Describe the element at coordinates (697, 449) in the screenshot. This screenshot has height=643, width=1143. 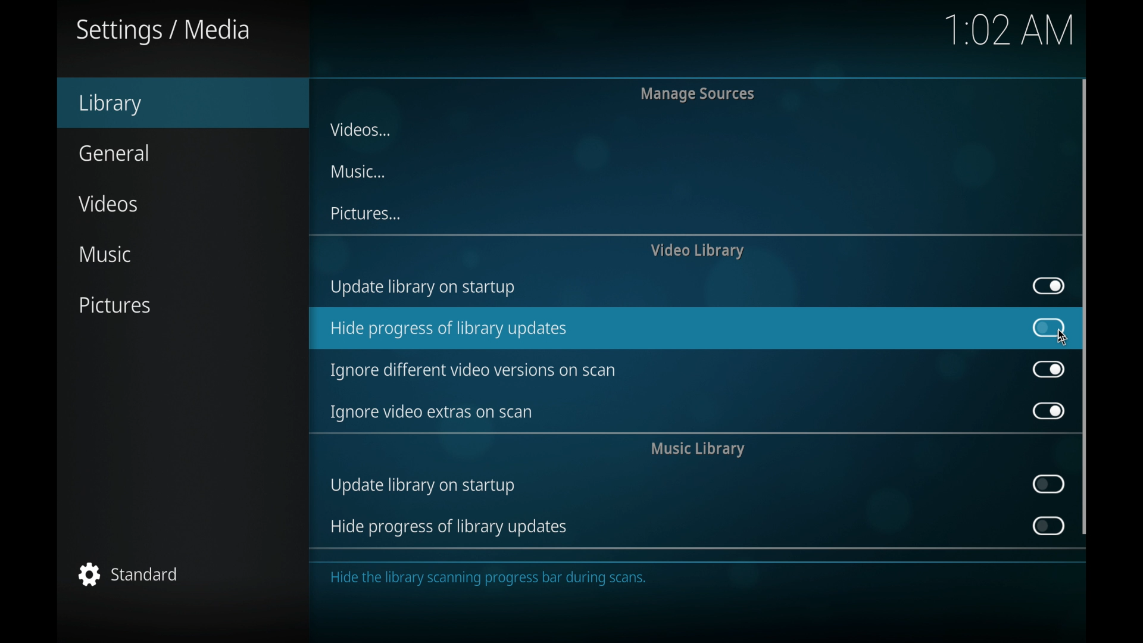
I see `music library` at that location.